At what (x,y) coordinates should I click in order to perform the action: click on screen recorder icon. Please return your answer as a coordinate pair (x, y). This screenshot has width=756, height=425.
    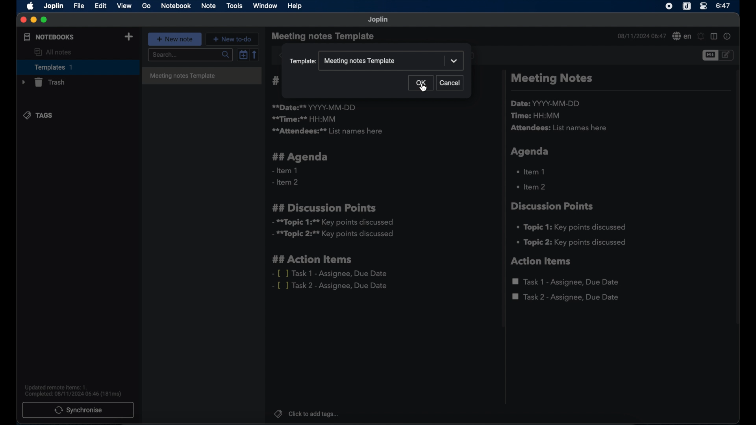
    Looking at the image, I should click on (669, 6).